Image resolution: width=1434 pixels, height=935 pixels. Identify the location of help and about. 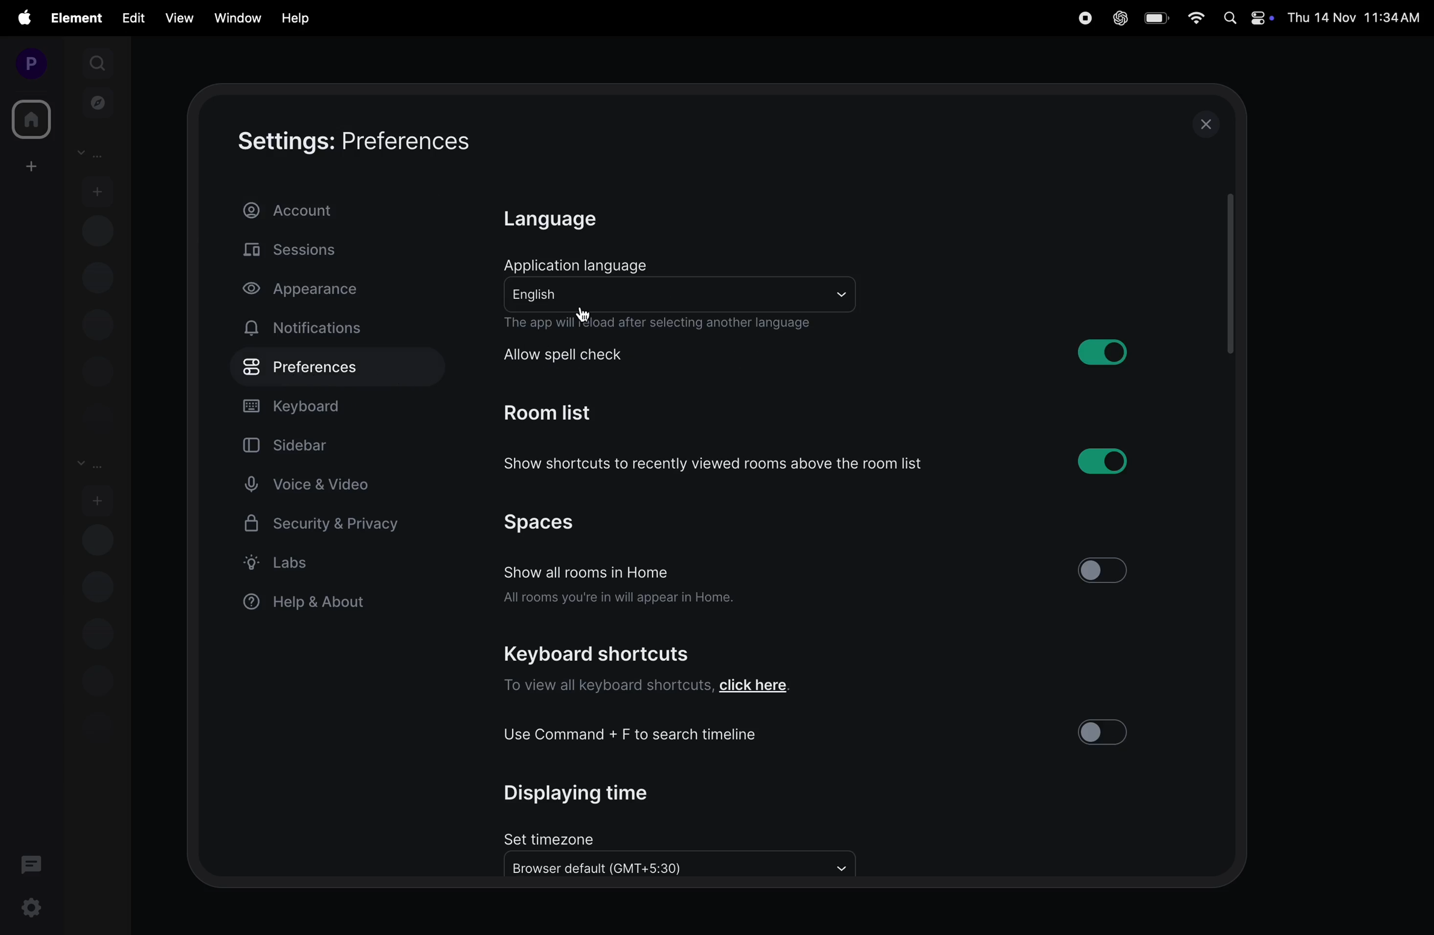
(313, 605).